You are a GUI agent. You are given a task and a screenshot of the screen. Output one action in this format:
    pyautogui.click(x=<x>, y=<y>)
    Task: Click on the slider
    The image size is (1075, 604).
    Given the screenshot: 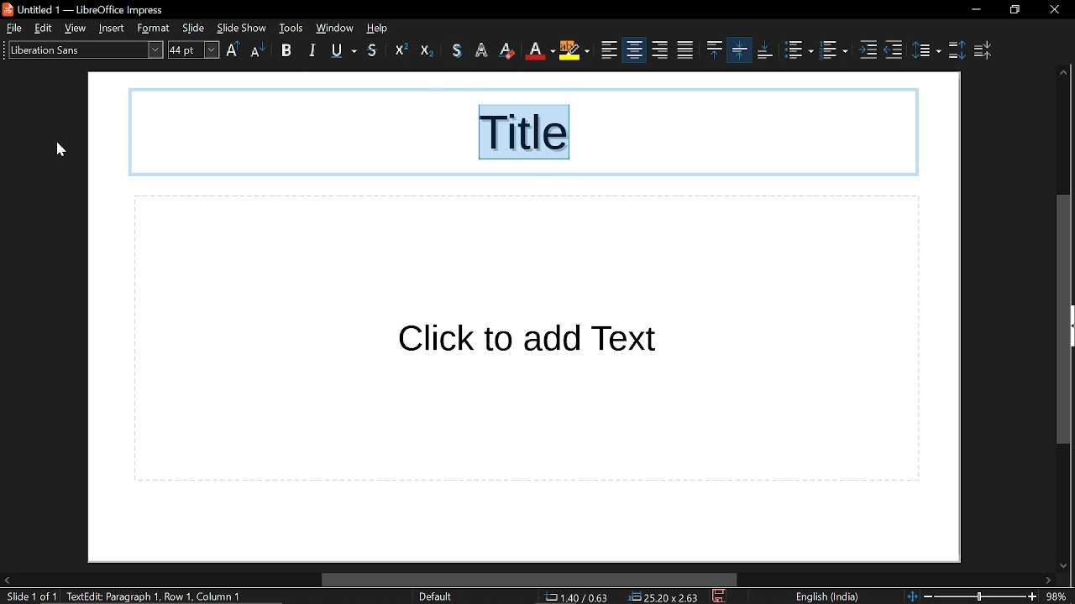 What is the action you would take?
    pyautogui.click(x=980, y=595)
    